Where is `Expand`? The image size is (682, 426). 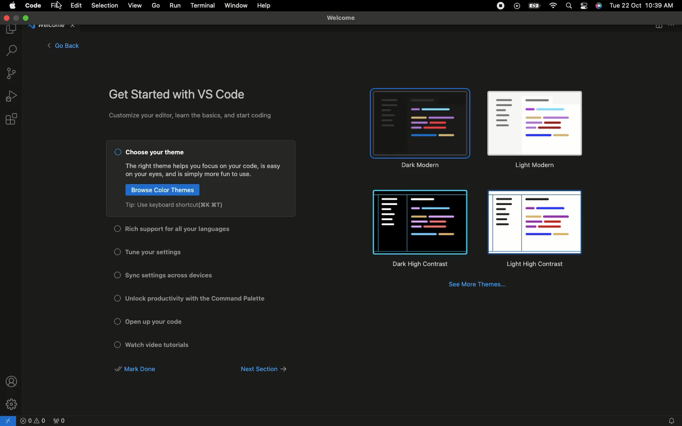 Expand is located at coordinates (27, 18).